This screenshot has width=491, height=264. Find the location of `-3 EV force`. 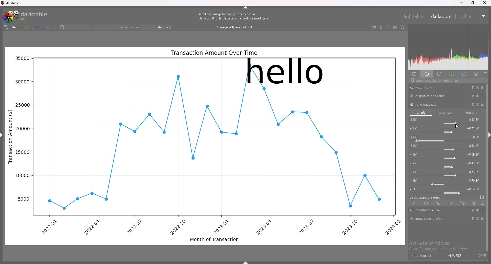

-3 EV force is located at coordinates (447, 164).